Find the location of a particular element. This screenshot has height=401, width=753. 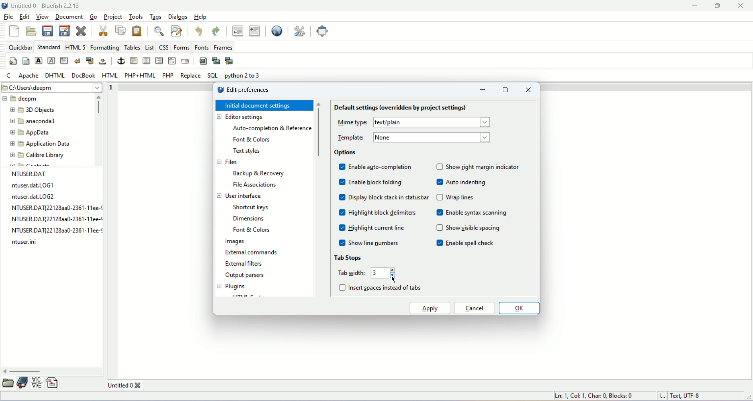

text/plain is located at coordinates (393, 123).